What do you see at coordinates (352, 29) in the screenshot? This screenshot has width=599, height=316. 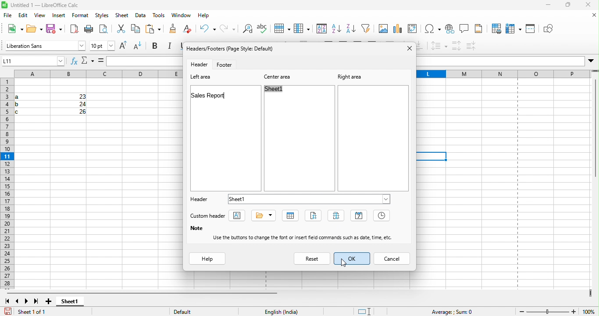 I see `auto filter` at bounding box center [352, 29].